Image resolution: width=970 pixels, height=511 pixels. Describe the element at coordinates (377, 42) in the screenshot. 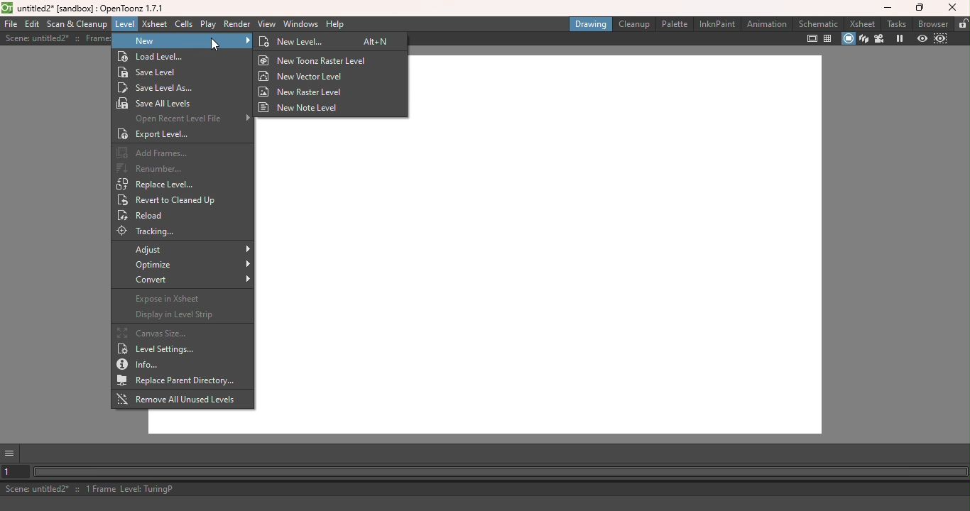

I see `Alt+N` at that location.